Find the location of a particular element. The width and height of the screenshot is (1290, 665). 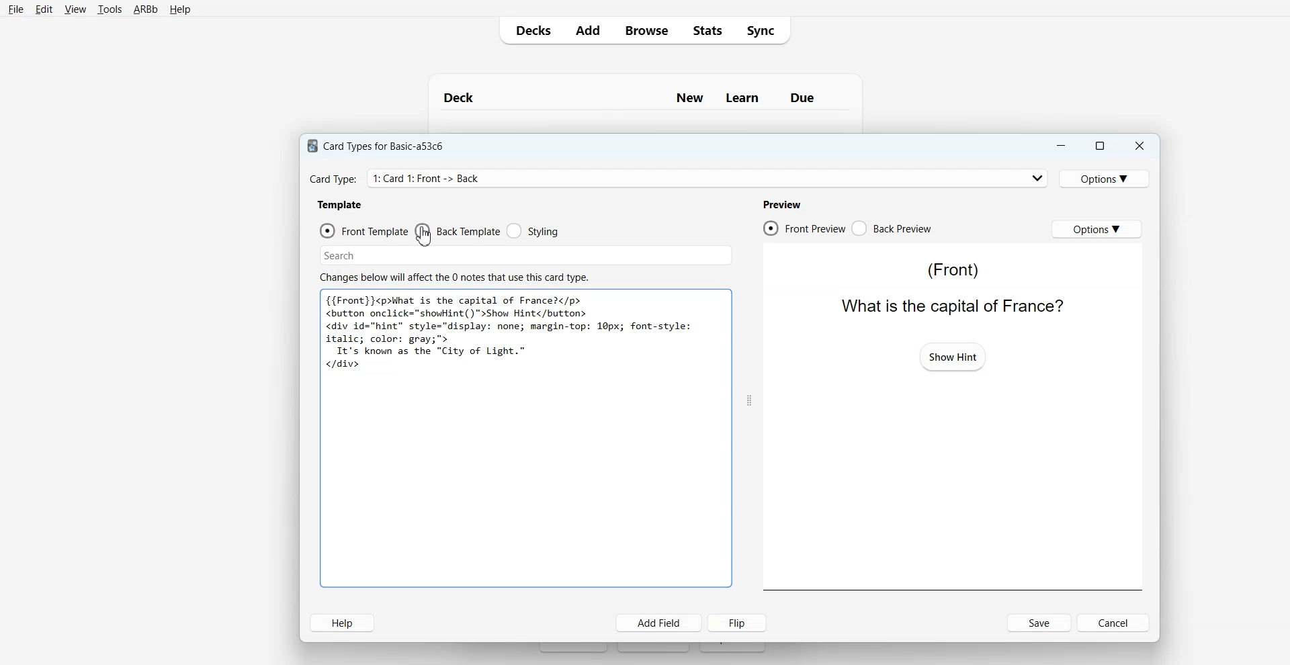

Save is located at coordinates (1040, 623).